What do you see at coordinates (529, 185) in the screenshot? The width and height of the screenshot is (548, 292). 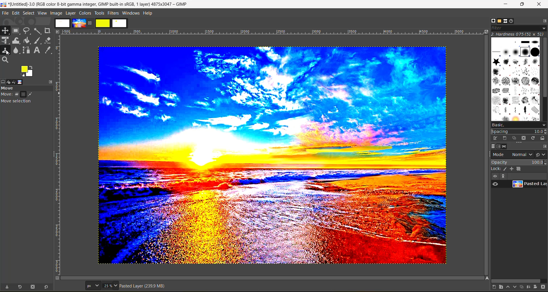 I see `layer` at bounding box center [529, 185].